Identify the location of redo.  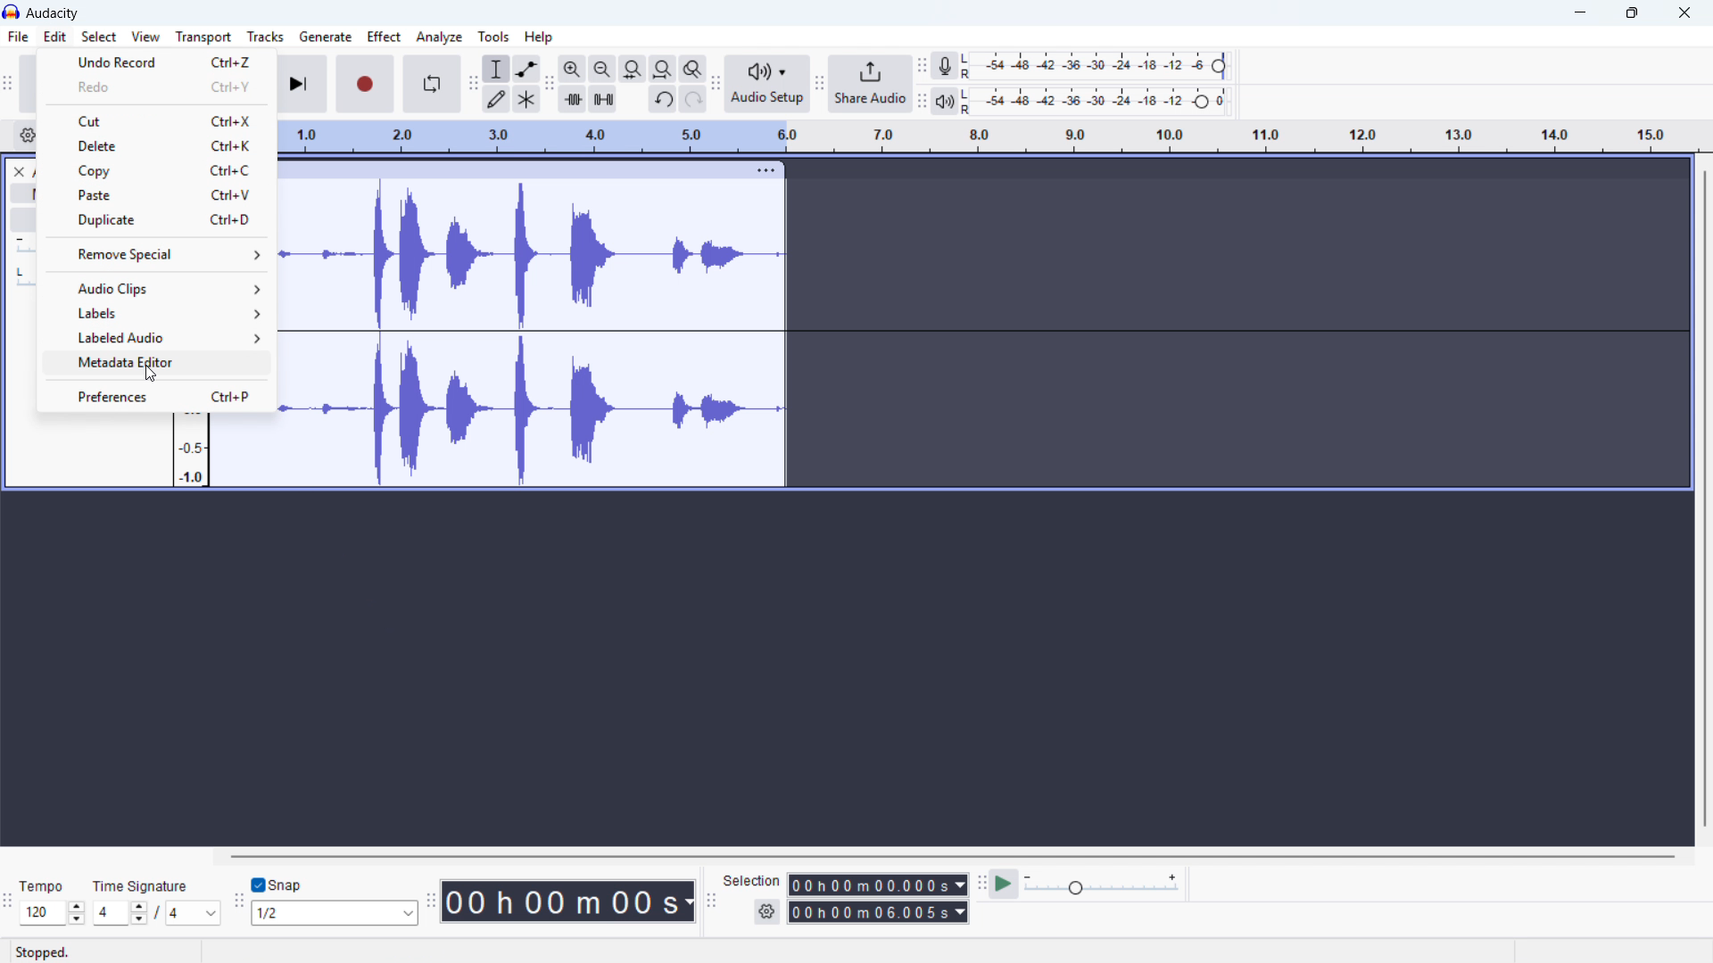
(155, 87).